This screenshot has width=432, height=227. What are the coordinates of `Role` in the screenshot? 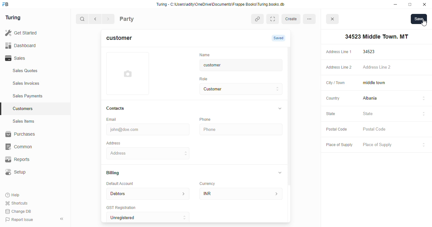 It's located at (206, 79).